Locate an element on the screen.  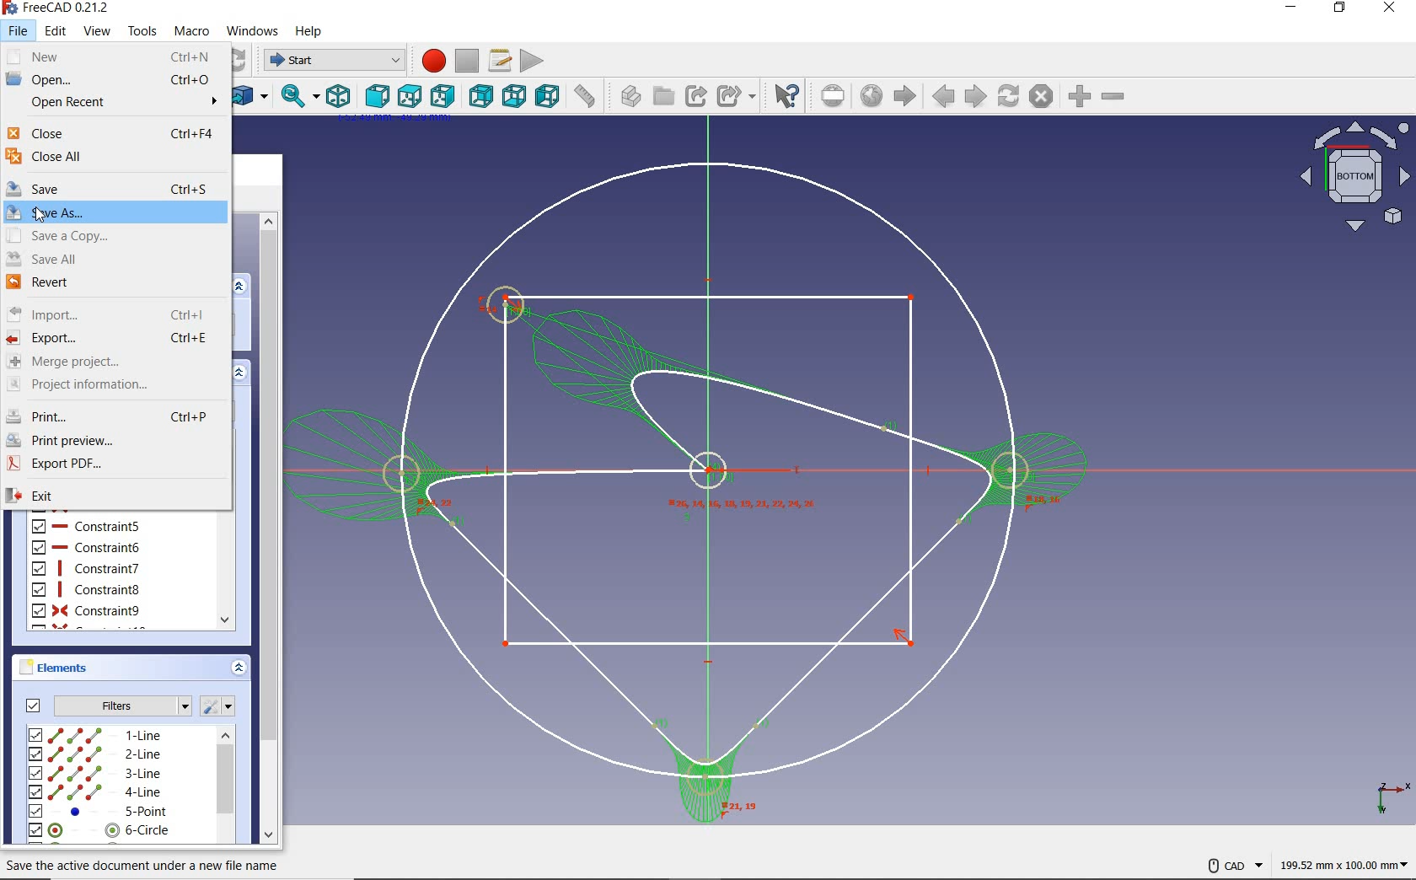
tools is located at coordinates (142, 30).